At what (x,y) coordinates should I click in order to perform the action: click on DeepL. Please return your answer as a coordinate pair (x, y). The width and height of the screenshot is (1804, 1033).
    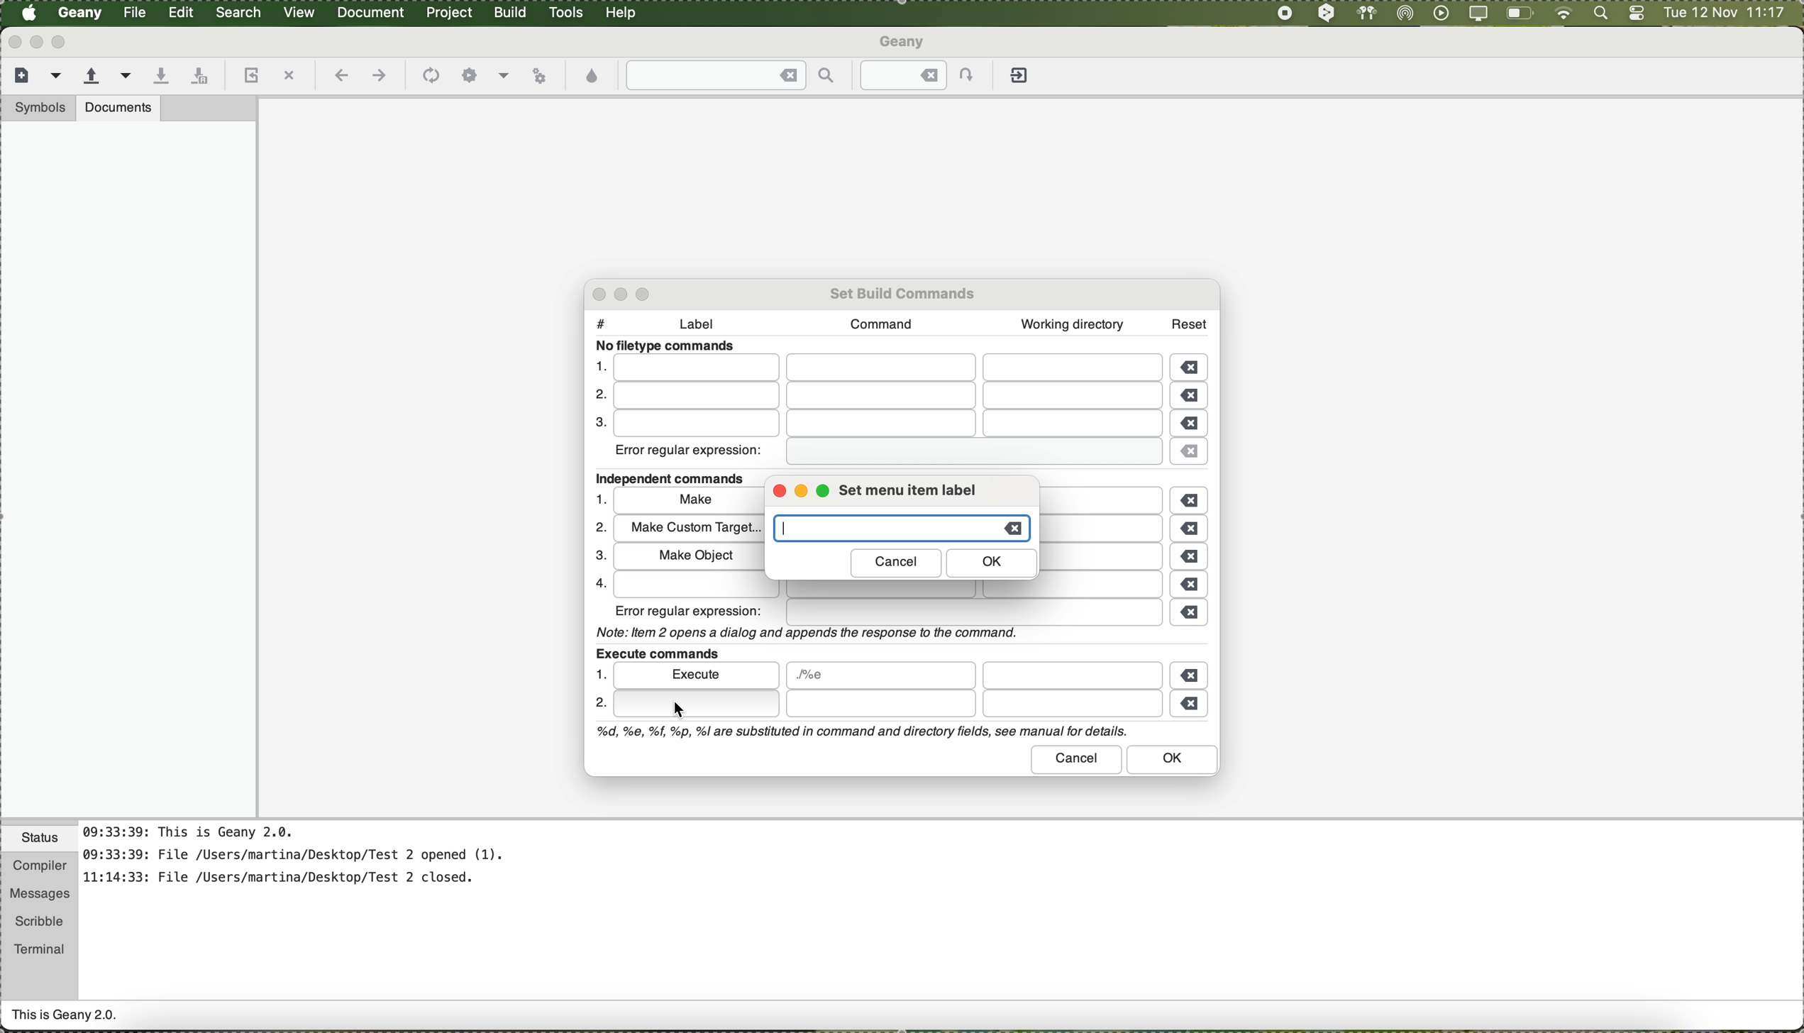
    Looking at the image, I should click on (1327, 13).